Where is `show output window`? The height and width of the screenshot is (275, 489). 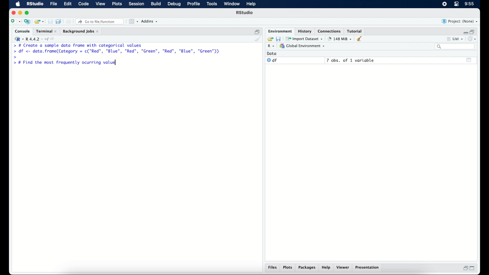 show output window is located at coordinates (469, 61).